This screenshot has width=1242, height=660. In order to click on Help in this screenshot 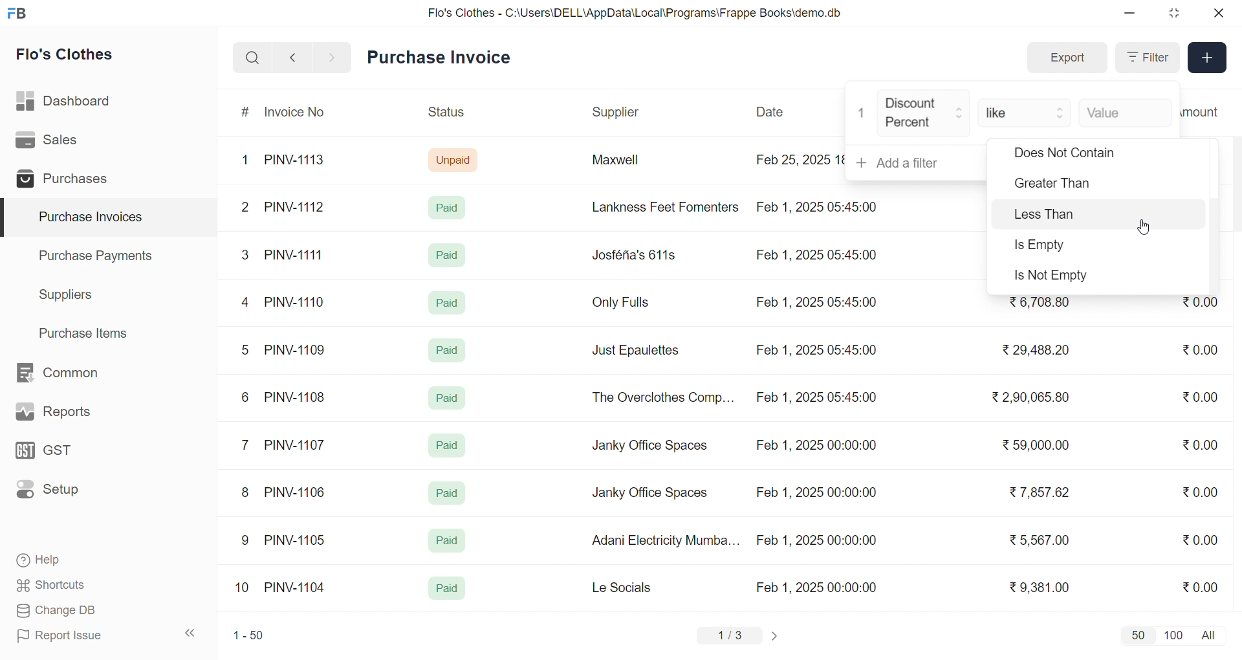, I will do `click(80, 561)`.